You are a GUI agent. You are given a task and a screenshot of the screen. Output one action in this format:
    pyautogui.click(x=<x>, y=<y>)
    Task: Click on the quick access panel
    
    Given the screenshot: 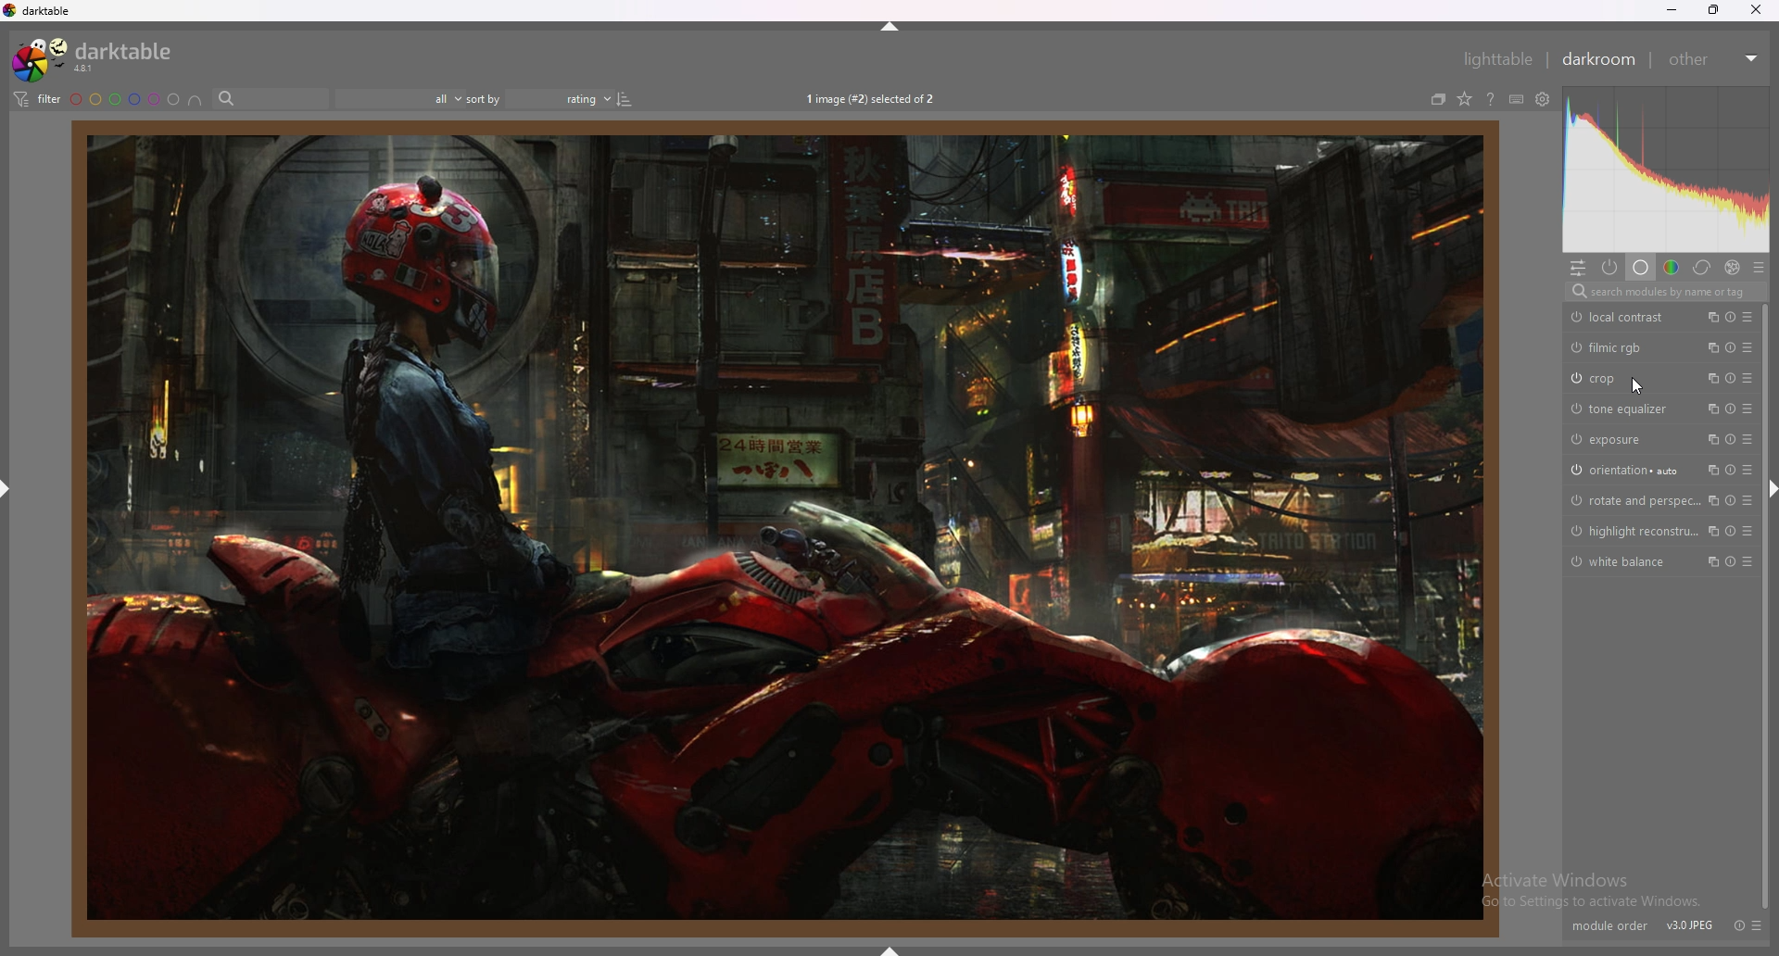 What is the action you would take?
    pyautogui.click(x=1578, y=268)
    